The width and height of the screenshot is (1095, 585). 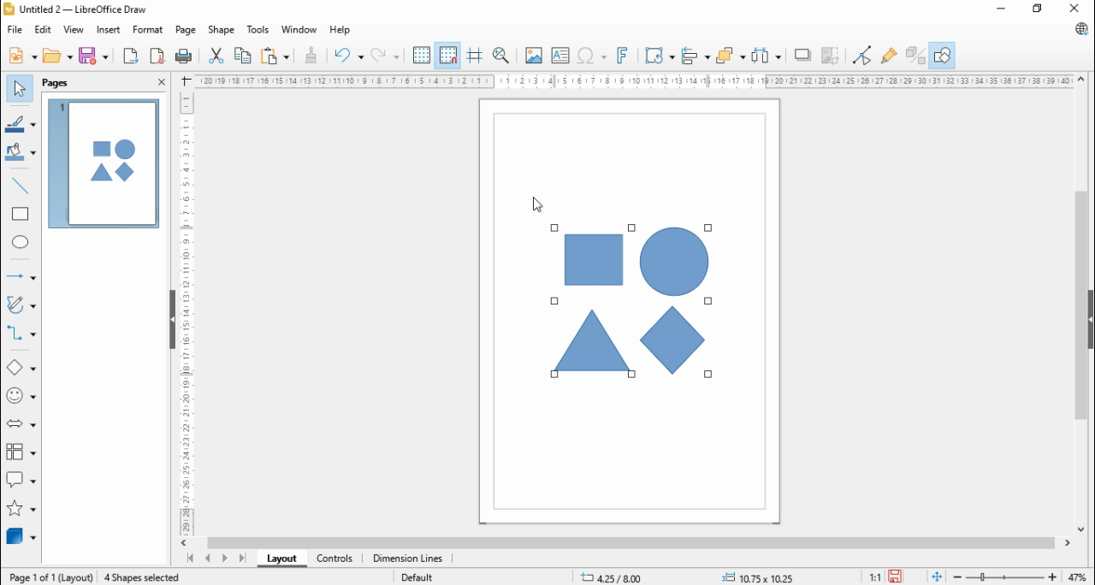 What do you see at coordinates (536, 203) in the screenshot?
I see `mouse pointer` at bounding box center [536, 203].